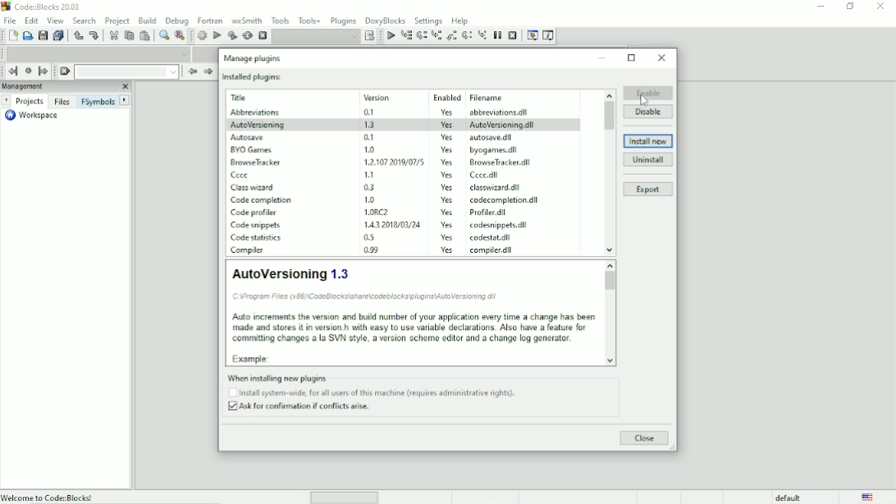  What do you see at coordinates (34, 116) in the screenshot?
I see `Workspace` at bounding box center [34, 116].